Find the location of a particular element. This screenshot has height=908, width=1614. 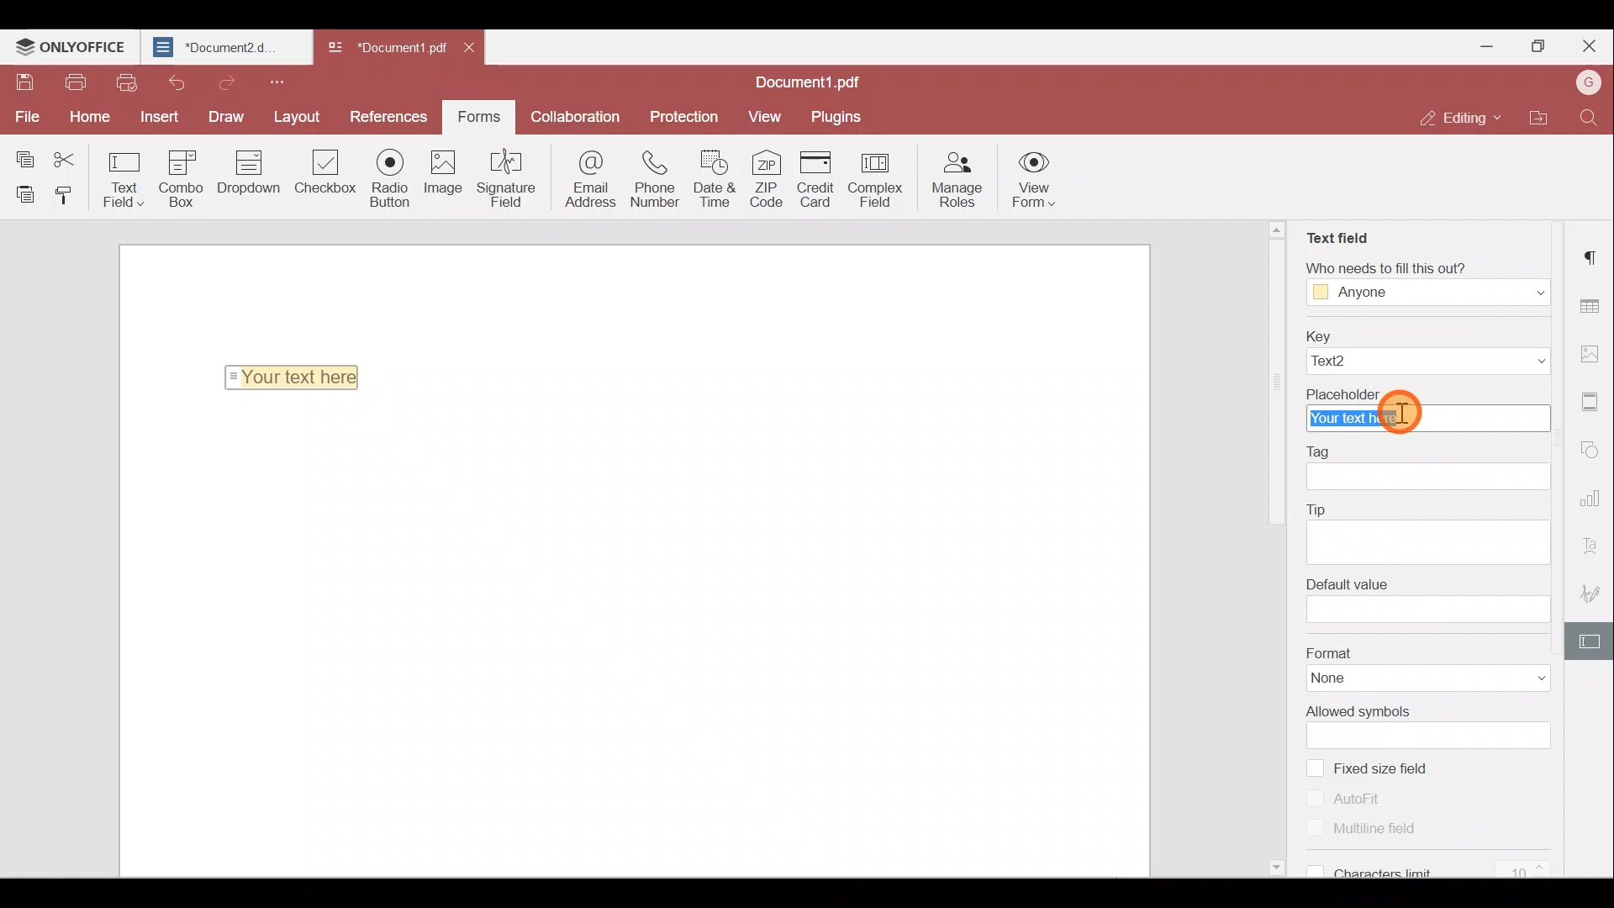

Cursor on placeholder is located at coordinates (1406, 417).